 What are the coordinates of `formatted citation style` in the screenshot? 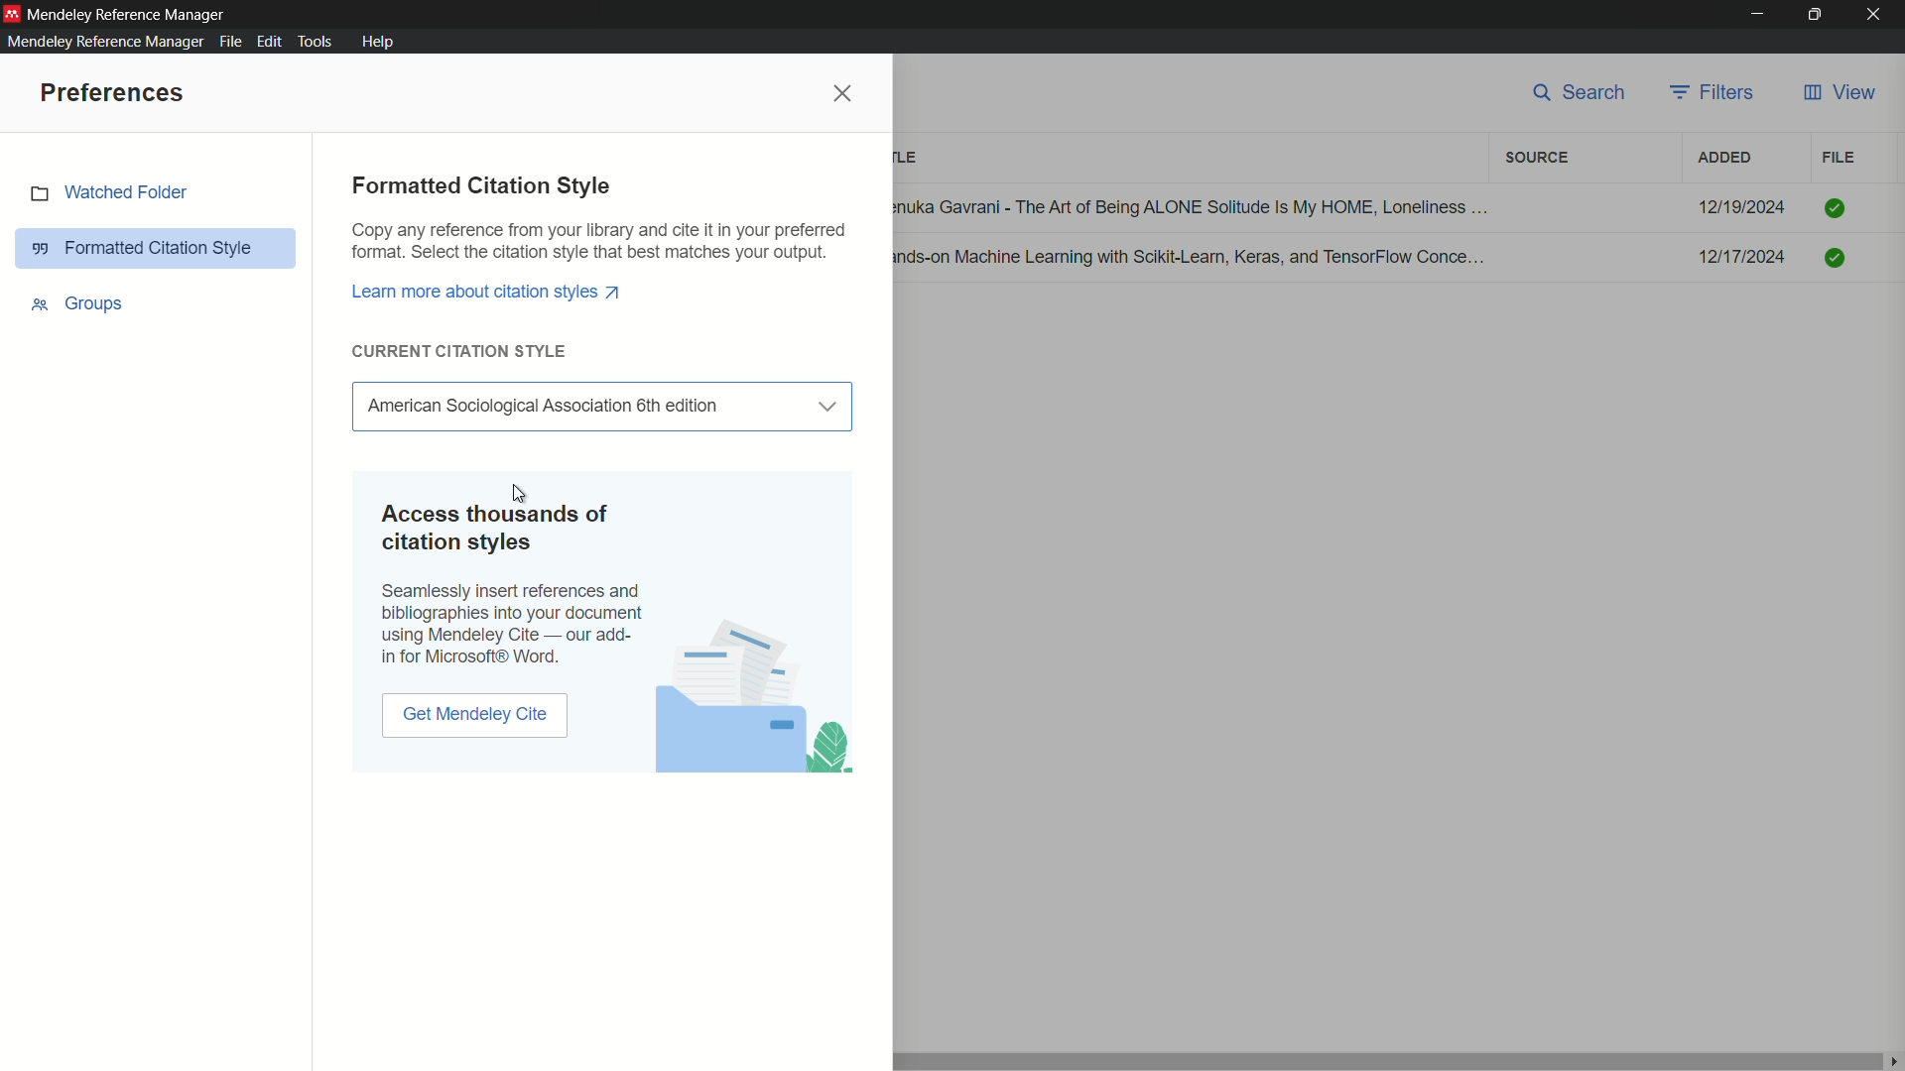 It's located at (481, 186).